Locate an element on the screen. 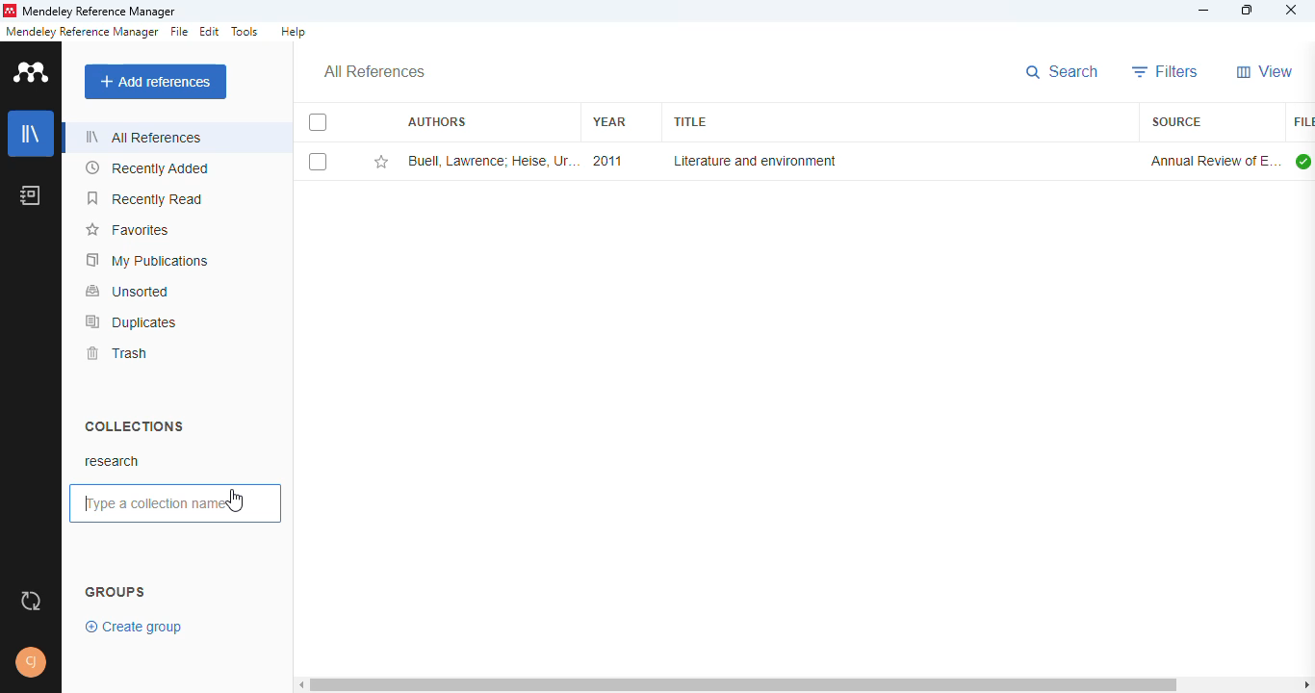  annual review of environment and resources is located at coordinates (1214, 161).